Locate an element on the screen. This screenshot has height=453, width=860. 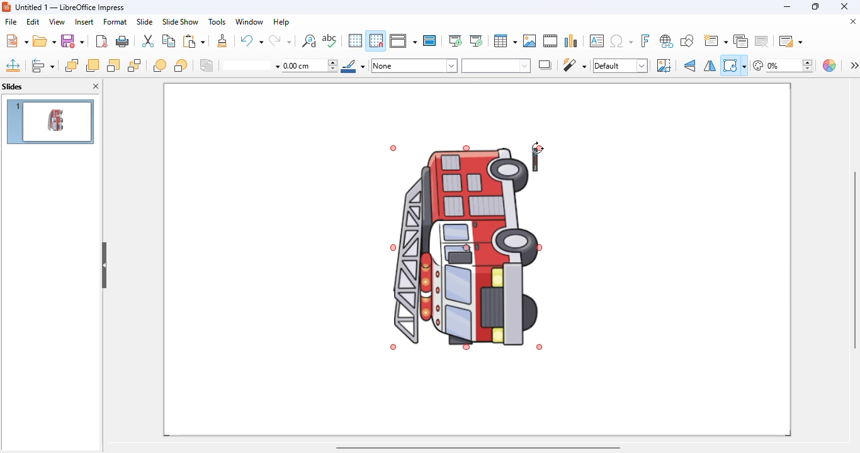
insert audio or video is located at coordinates (550, 41).